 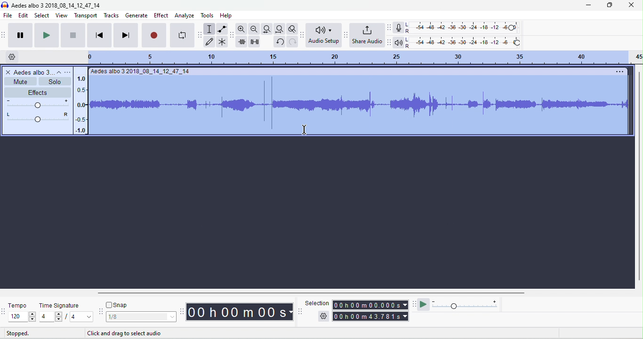 What do you see at coordinates (99, 35) in the screenshot?
I see `skip to start` at bounding box center [99, 35].